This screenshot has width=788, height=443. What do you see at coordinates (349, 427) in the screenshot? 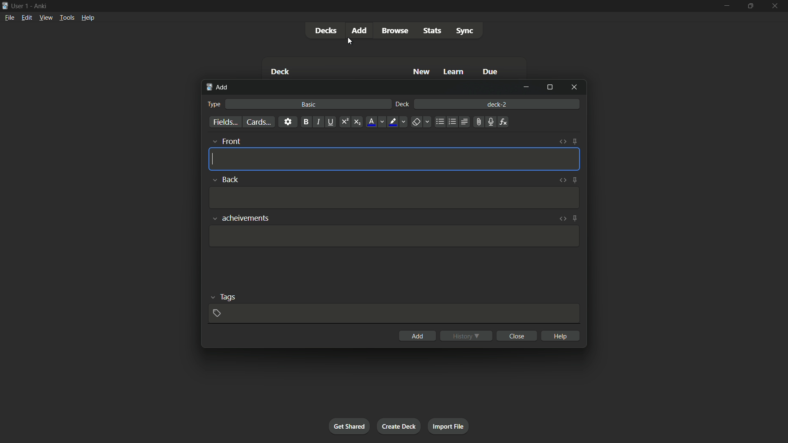
I see `get shared` at bounding box center [349, 427].